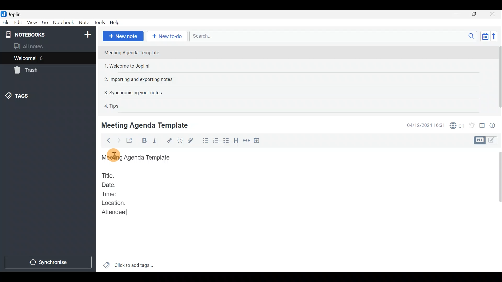 The image size is (502, 282). Describe the element at coordinates (14, 14) in the screenshot. I see `Joplin` at that location.